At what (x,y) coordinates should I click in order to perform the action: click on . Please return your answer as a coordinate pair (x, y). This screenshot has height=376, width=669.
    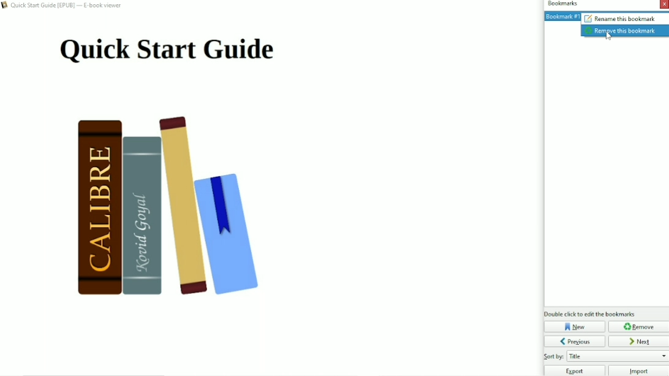
    Looking at the image, I should click on (554, 357).